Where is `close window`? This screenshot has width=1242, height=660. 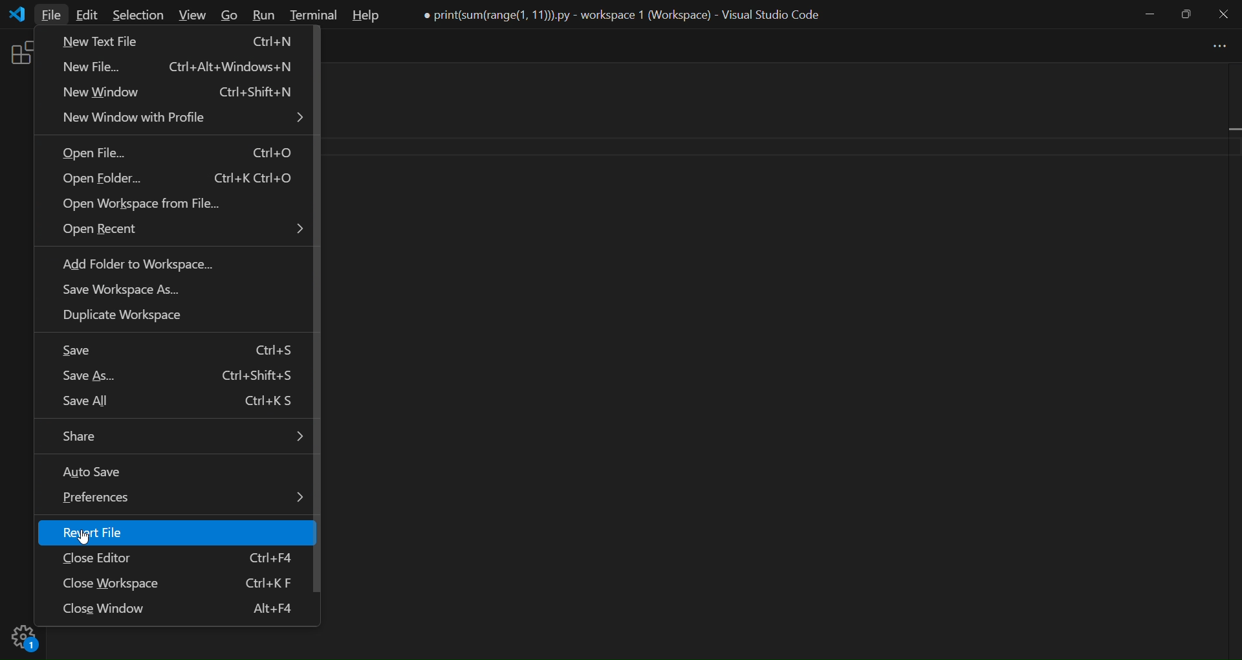 close window is located at coordinates (184, 610).